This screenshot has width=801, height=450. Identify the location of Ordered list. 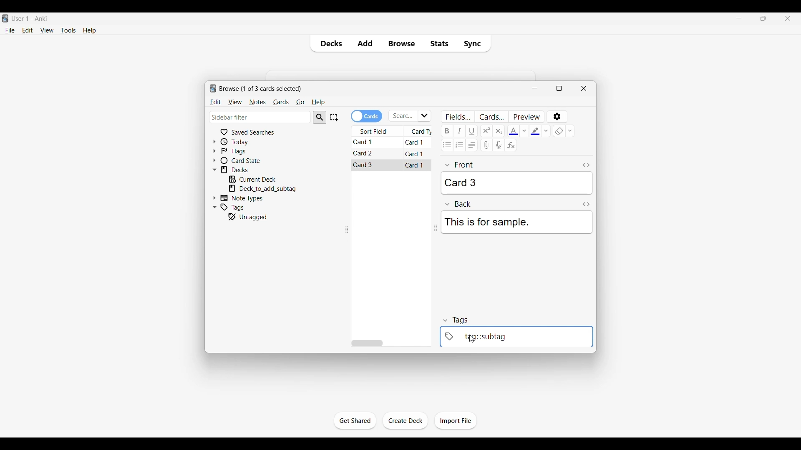
(459, 145).